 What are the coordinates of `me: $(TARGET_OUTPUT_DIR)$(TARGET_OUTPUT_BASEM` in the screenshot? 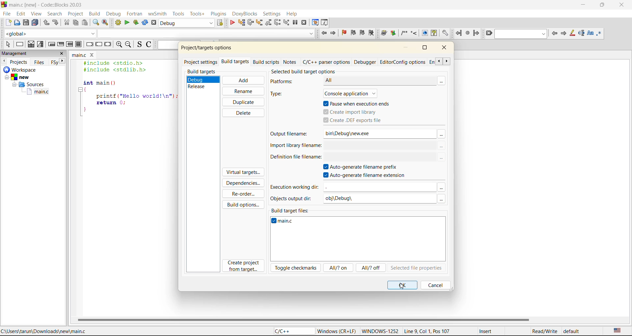 It's located at (380, 146).